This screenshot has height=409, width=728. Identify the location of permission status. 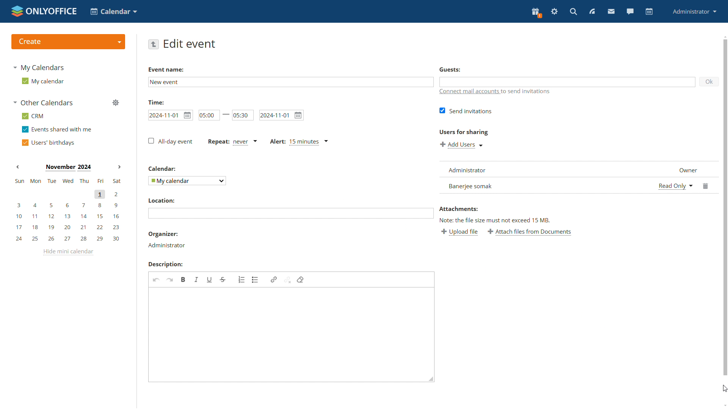
(675, 185).